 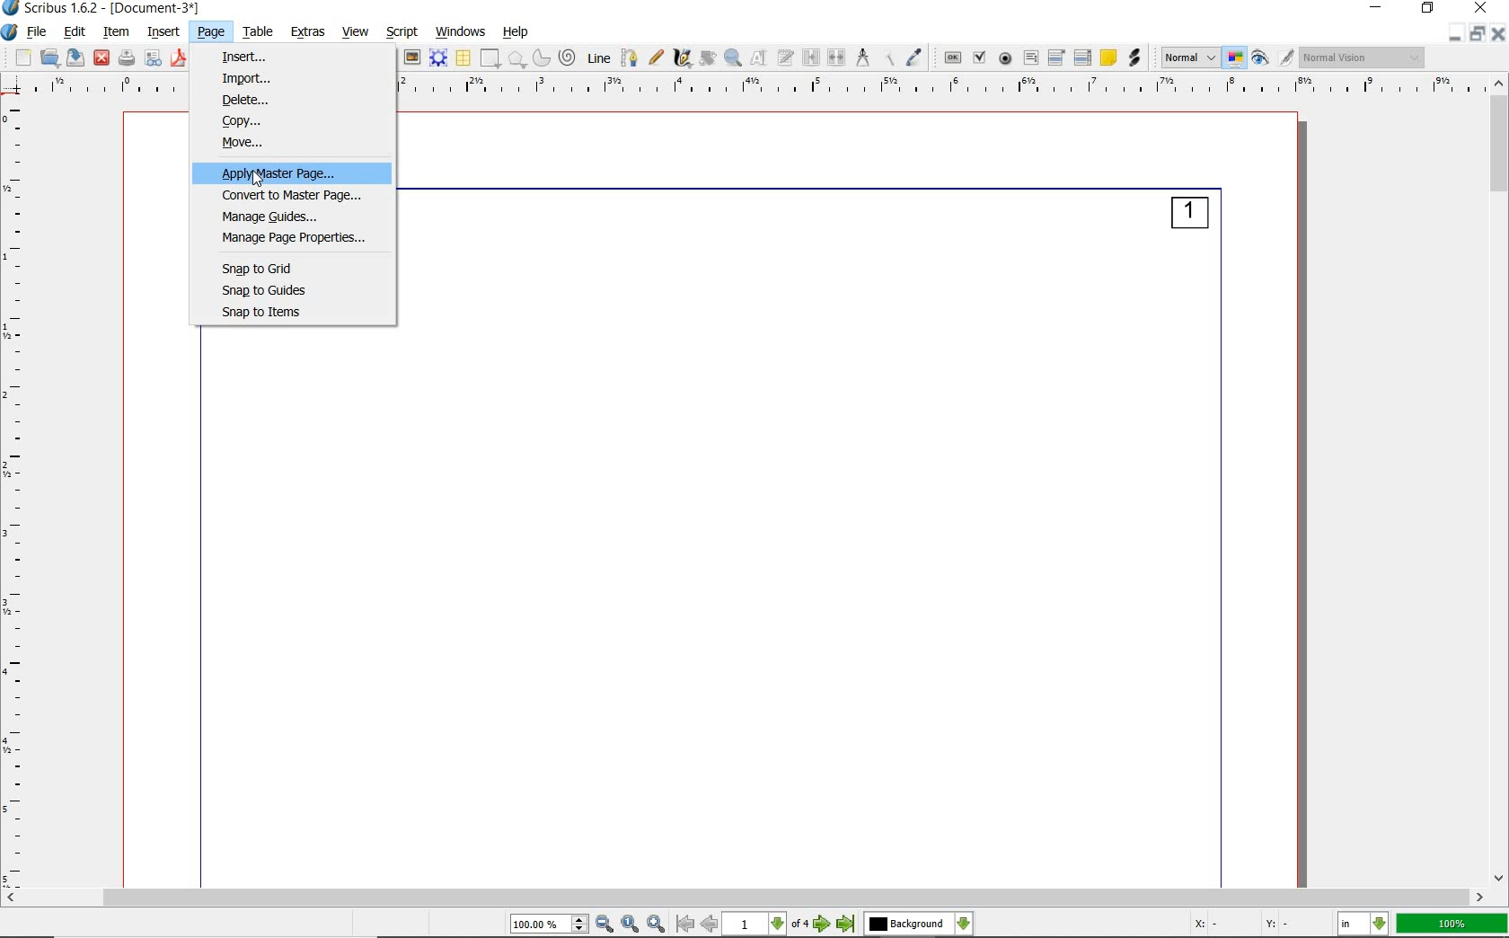 I want to click on edit, so click(x=74, y=31).